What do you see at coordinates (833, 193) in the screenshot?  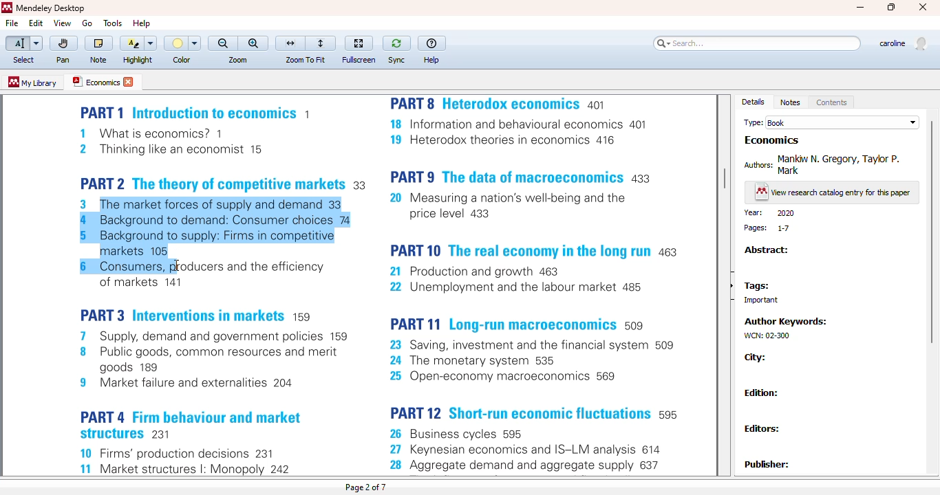 I see `view research catalog entry for this paper` at bounding box center [833, 193].